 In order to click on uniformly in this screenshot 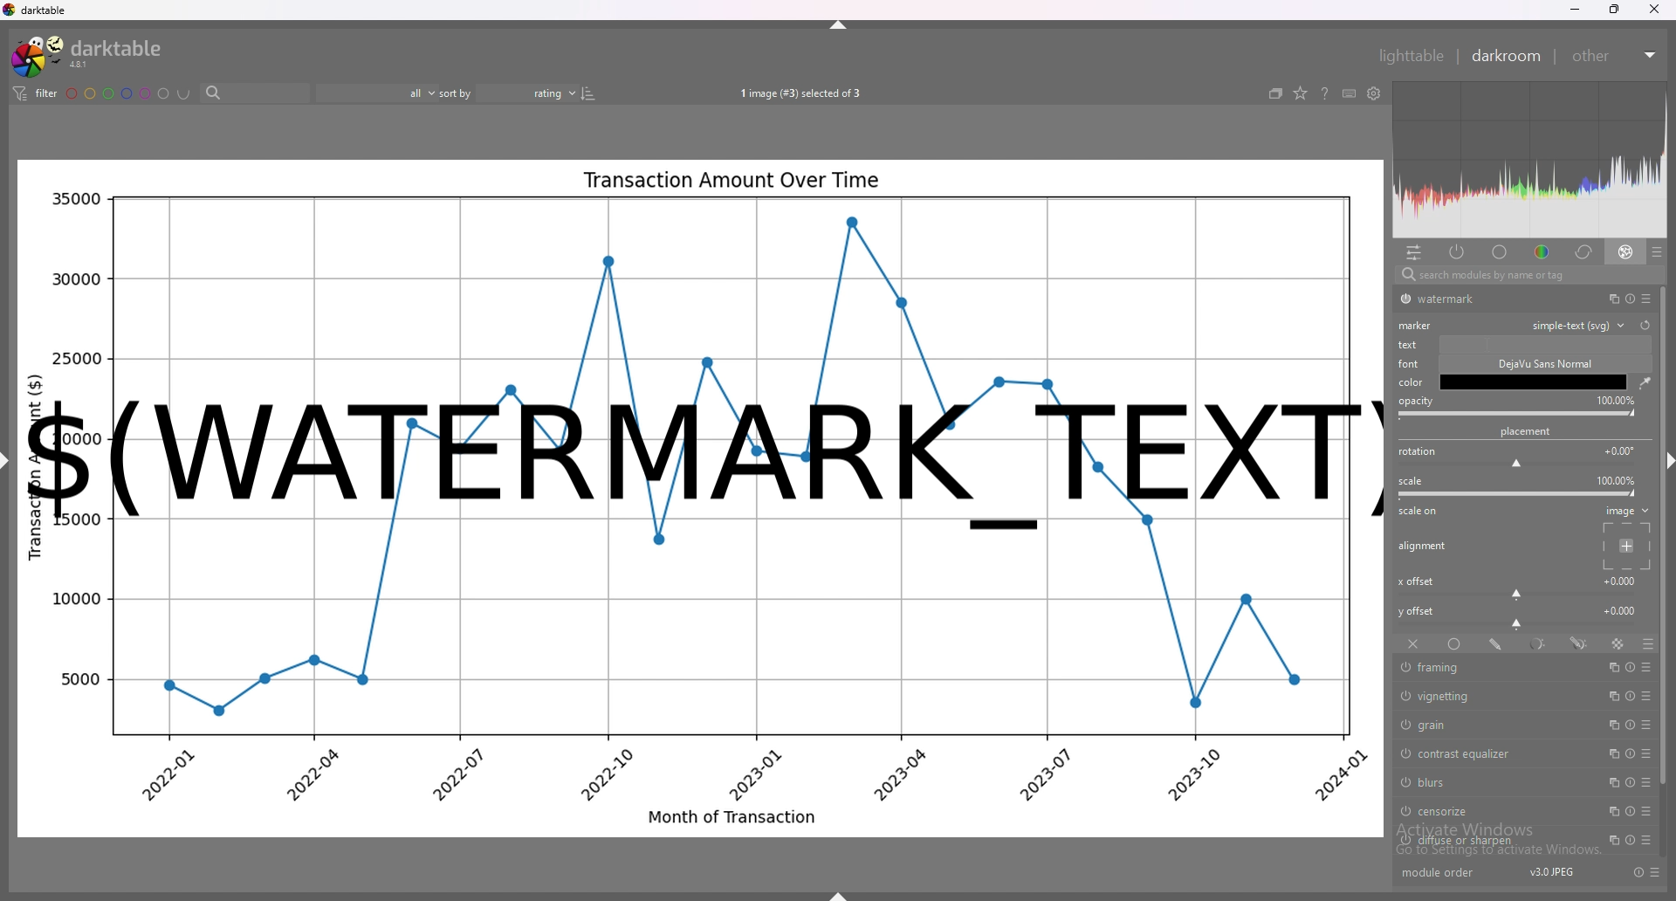, I will do `click(1454, 643)`.